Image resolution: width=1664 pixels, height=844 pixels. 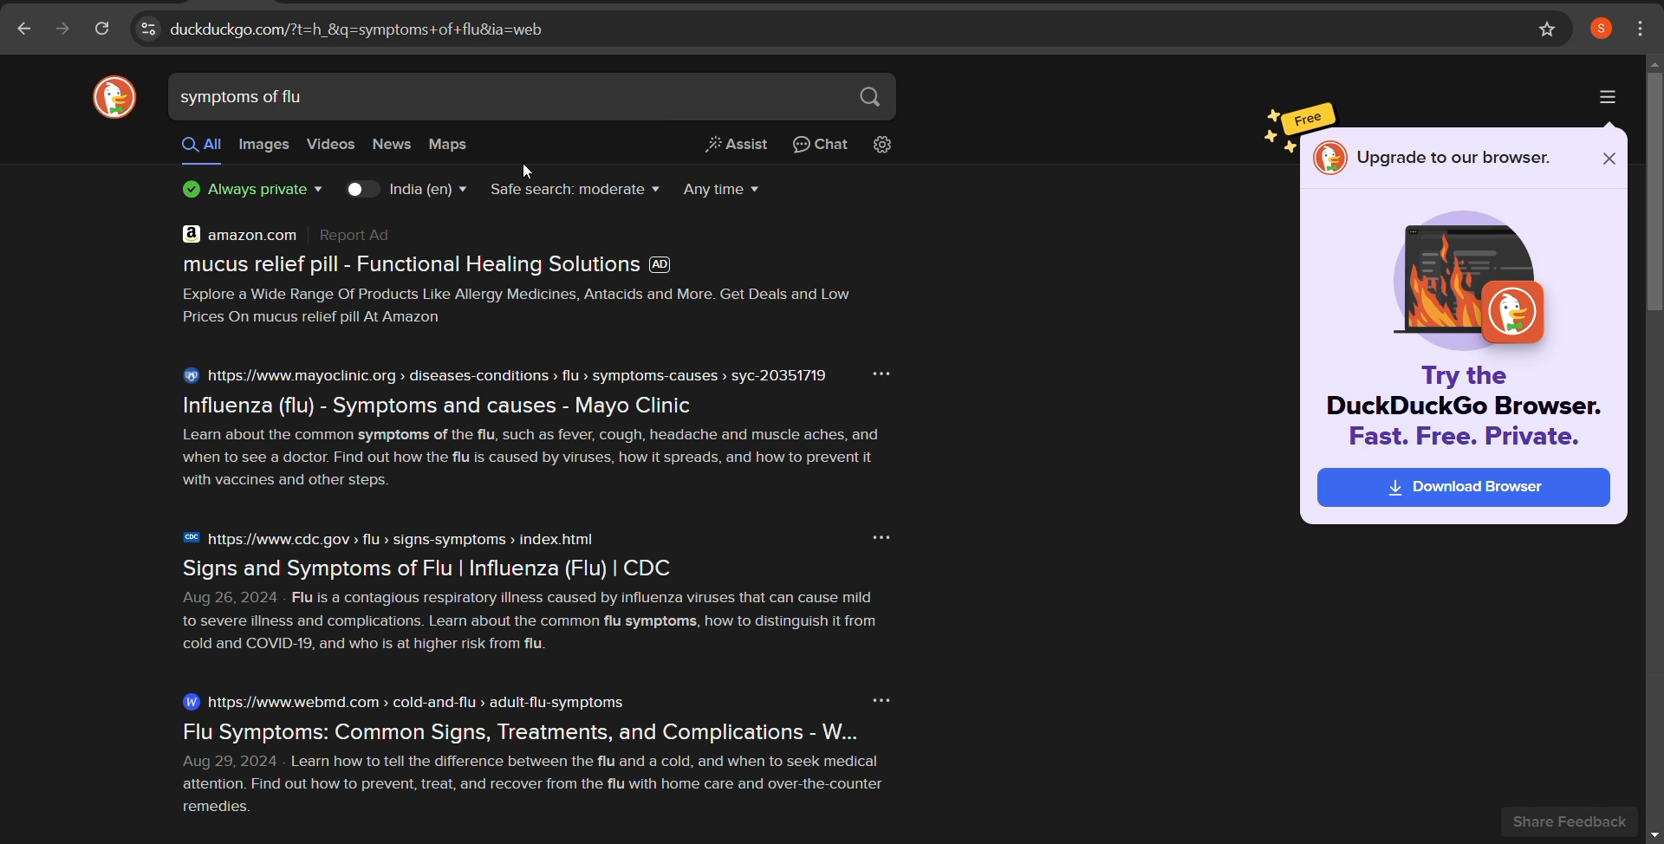 I want to click on cursor, so click(x=533, y=170).